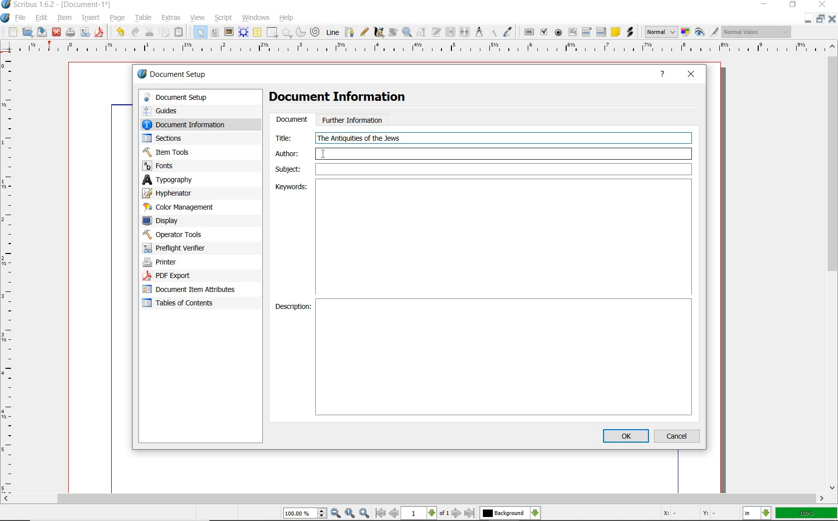 The width and height of the screenshot is (838, 521). I want to click on visual appearance of the display, so click(757, 31).